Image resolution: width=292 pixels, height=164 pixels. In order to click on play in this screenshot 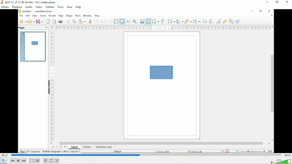, I will do `click(5, 161)`.